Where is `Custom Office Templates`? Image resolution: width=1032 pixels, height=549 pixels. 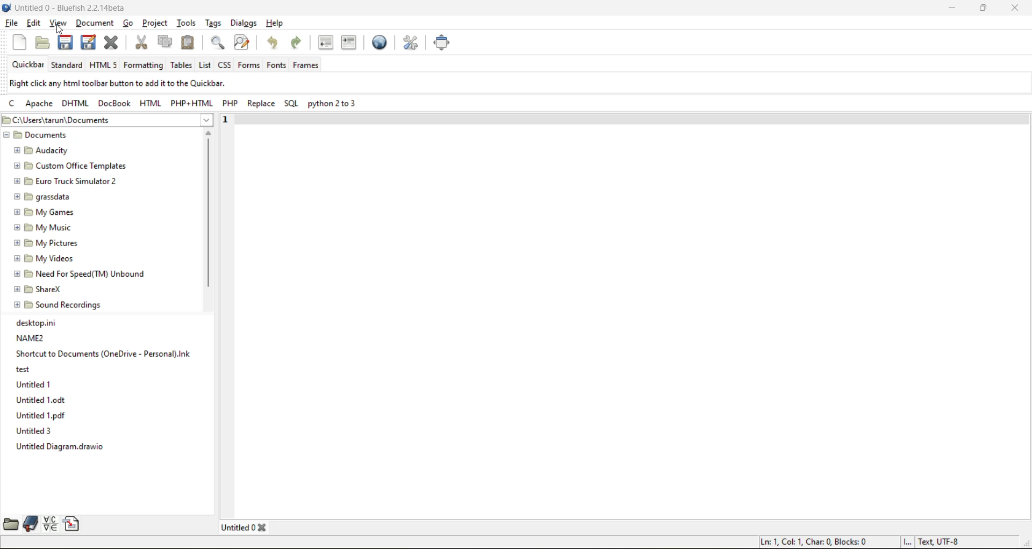
Custom Office Templates is located at coordinates (74, 166).